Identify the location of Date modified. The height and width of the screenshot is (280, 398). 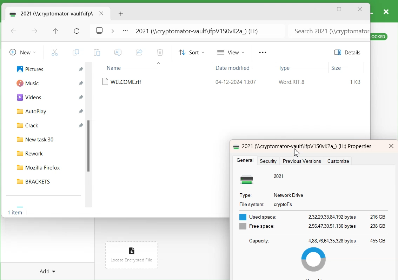
(231, 69).